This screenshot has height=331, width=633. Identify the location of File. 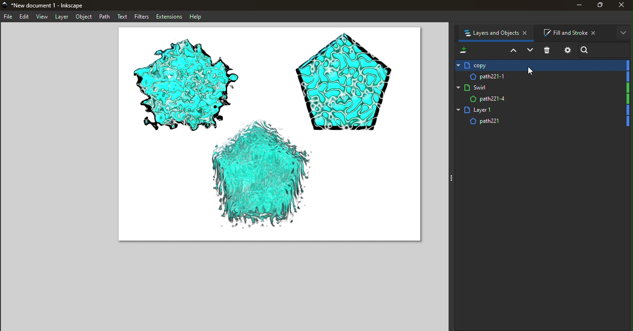
(8, 17).